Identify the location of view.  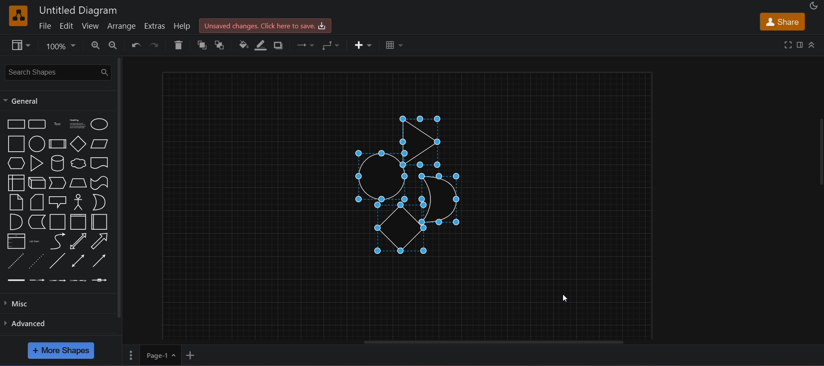
(91, 26).